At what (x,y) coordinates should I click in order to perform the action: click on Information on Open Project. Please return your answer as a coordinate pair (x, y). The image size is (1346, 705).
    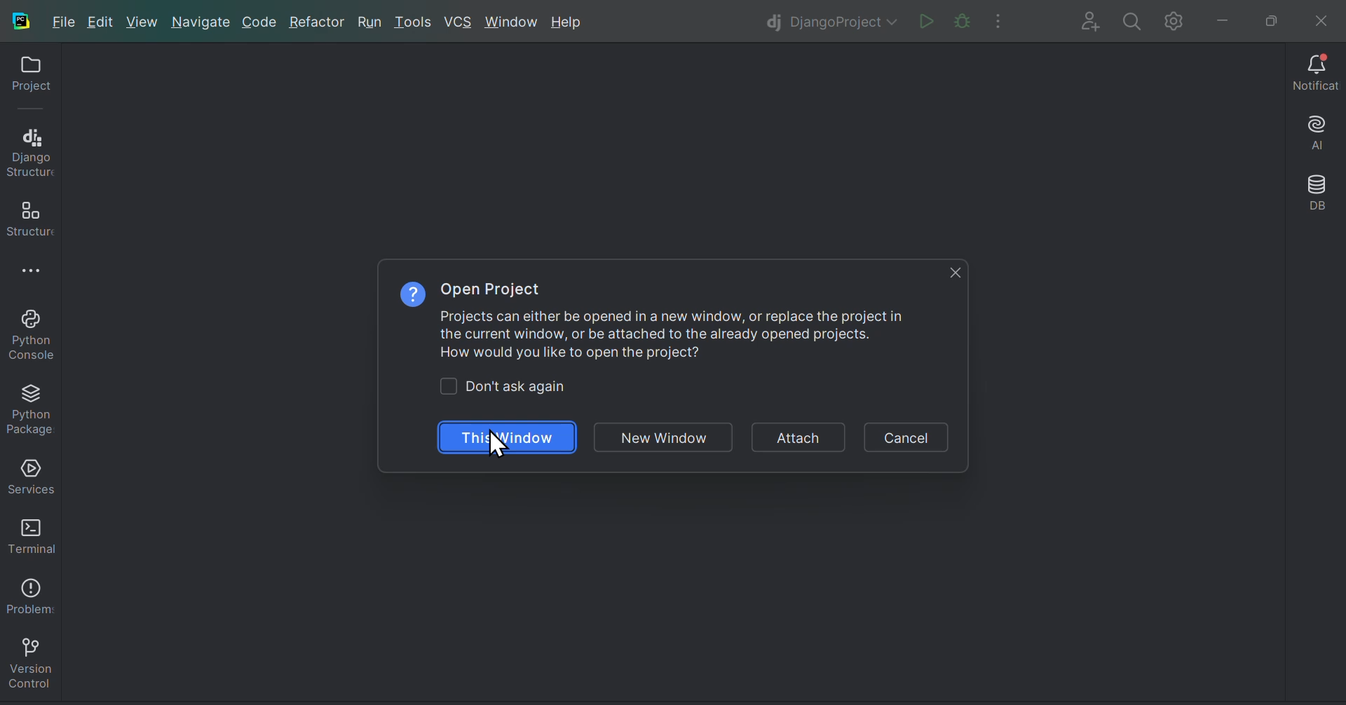
    Looking at the image, I should click on (653, 317).